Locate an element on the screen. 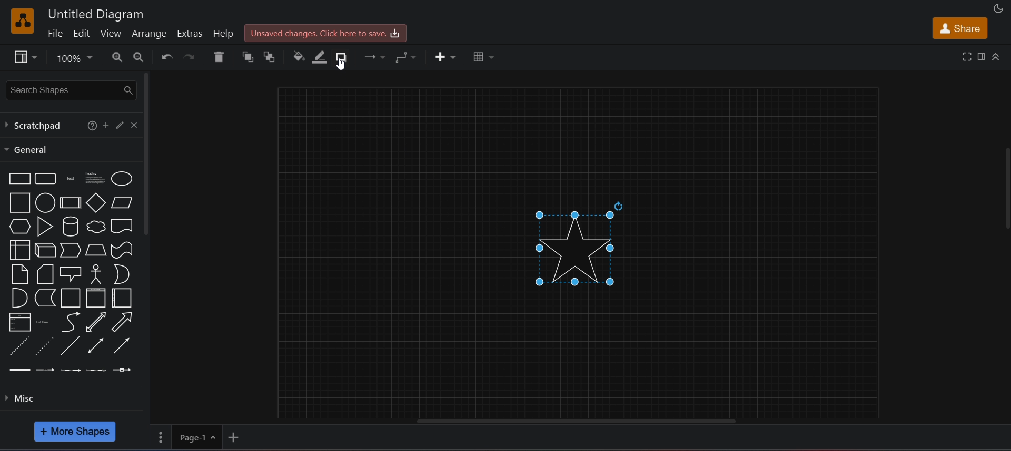 The width and height of the screenshot is (1011, 451). square is located at coordinates (17, 202).